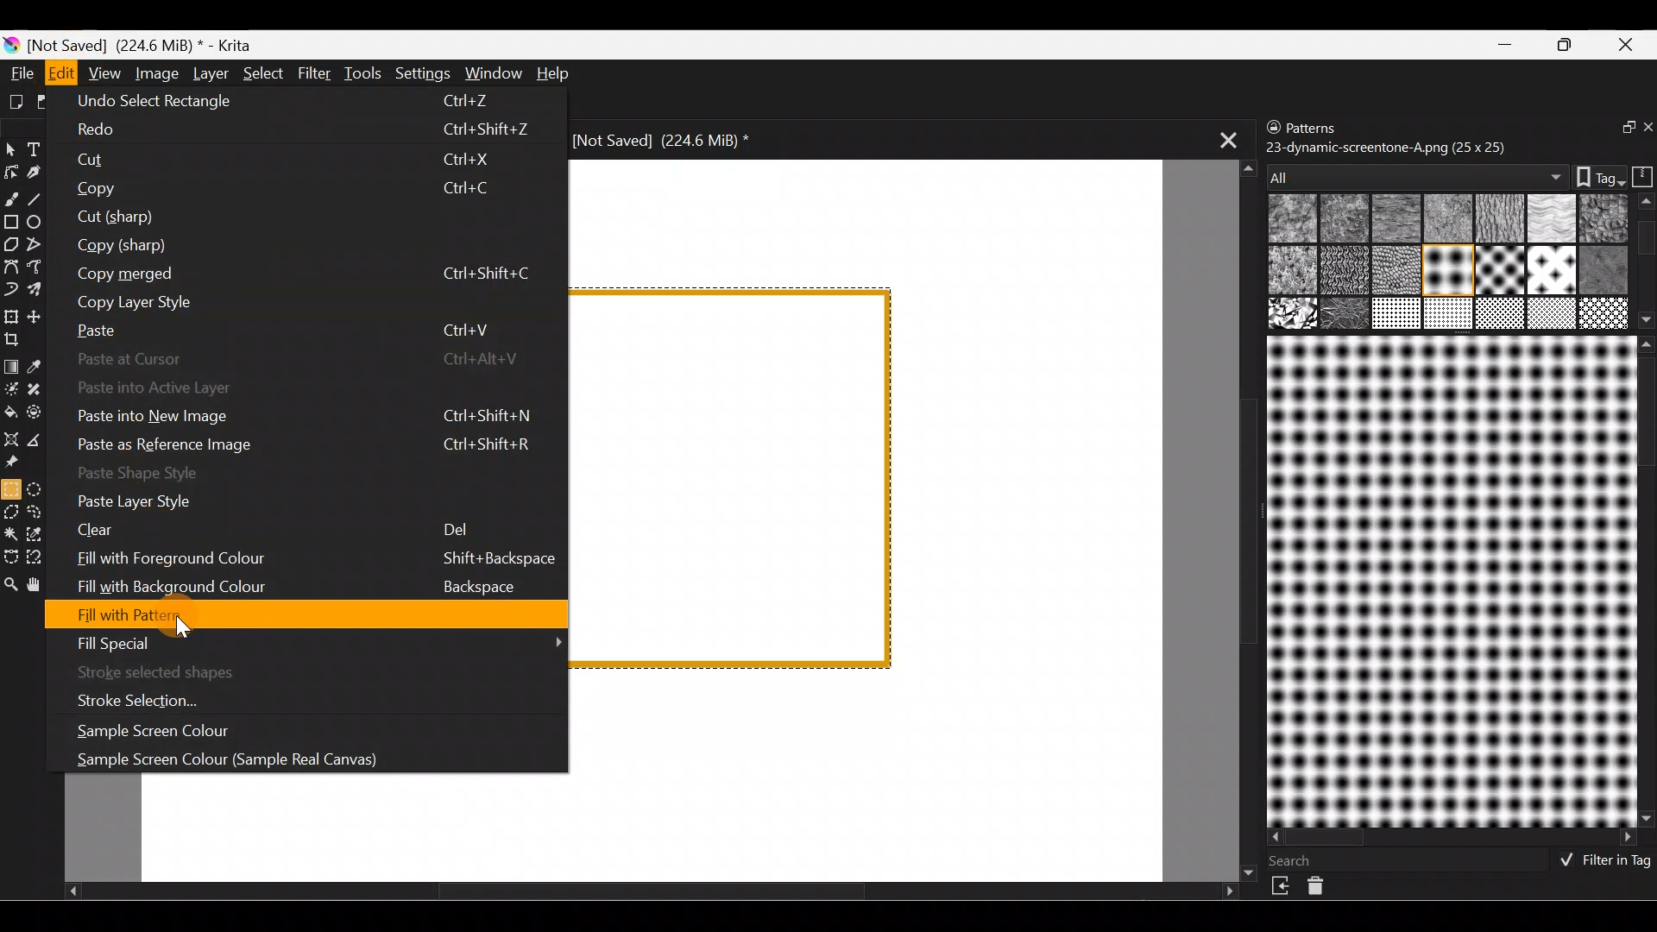  I want to click on Rectangular selection tool, so click(10, 488).